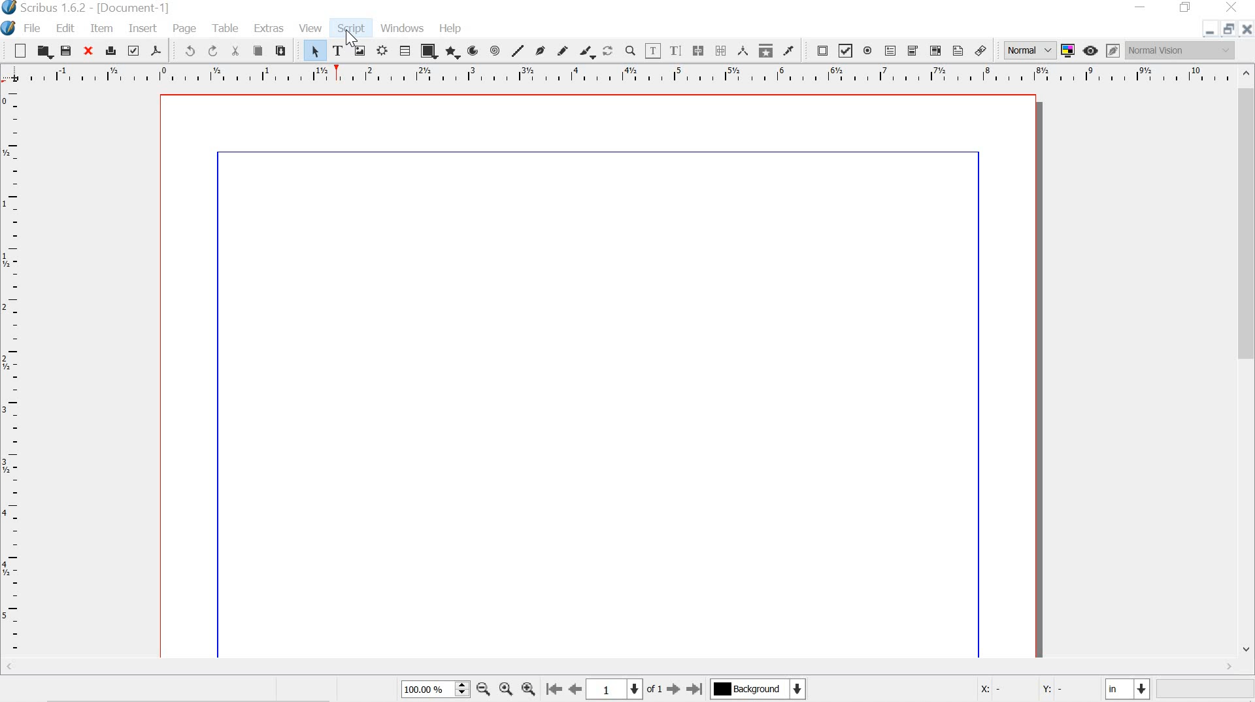 This screenshot has height=702, width=1255. I want to click on save as pdf, so click(158, 51).